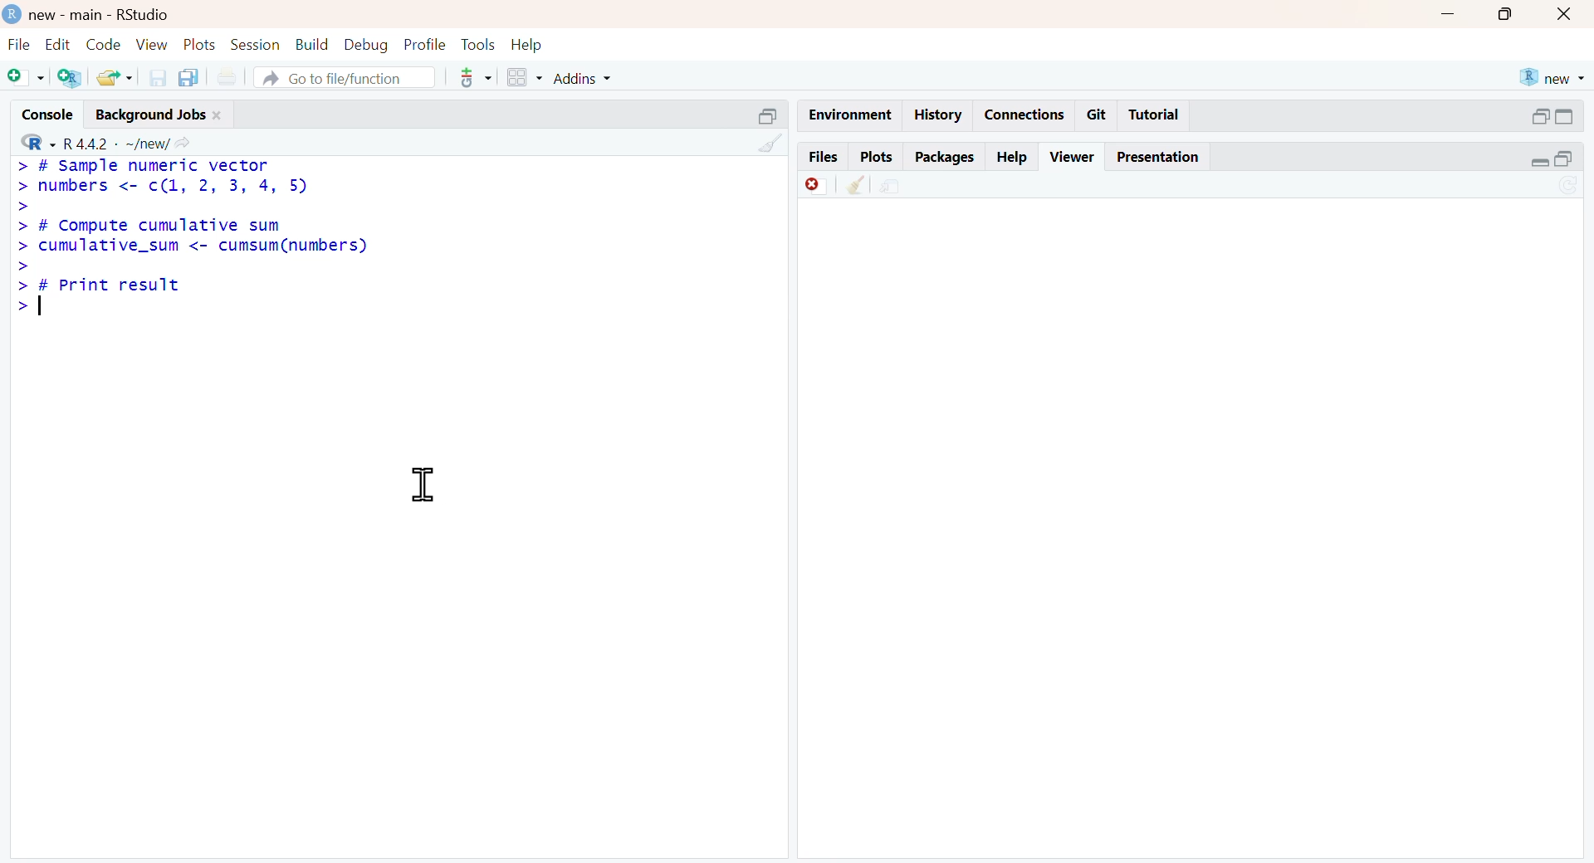 This screenshot has width=1594, height=863. Describe the element at coordinates (1096, 115) in the screenshot. I see `Git` at that location.